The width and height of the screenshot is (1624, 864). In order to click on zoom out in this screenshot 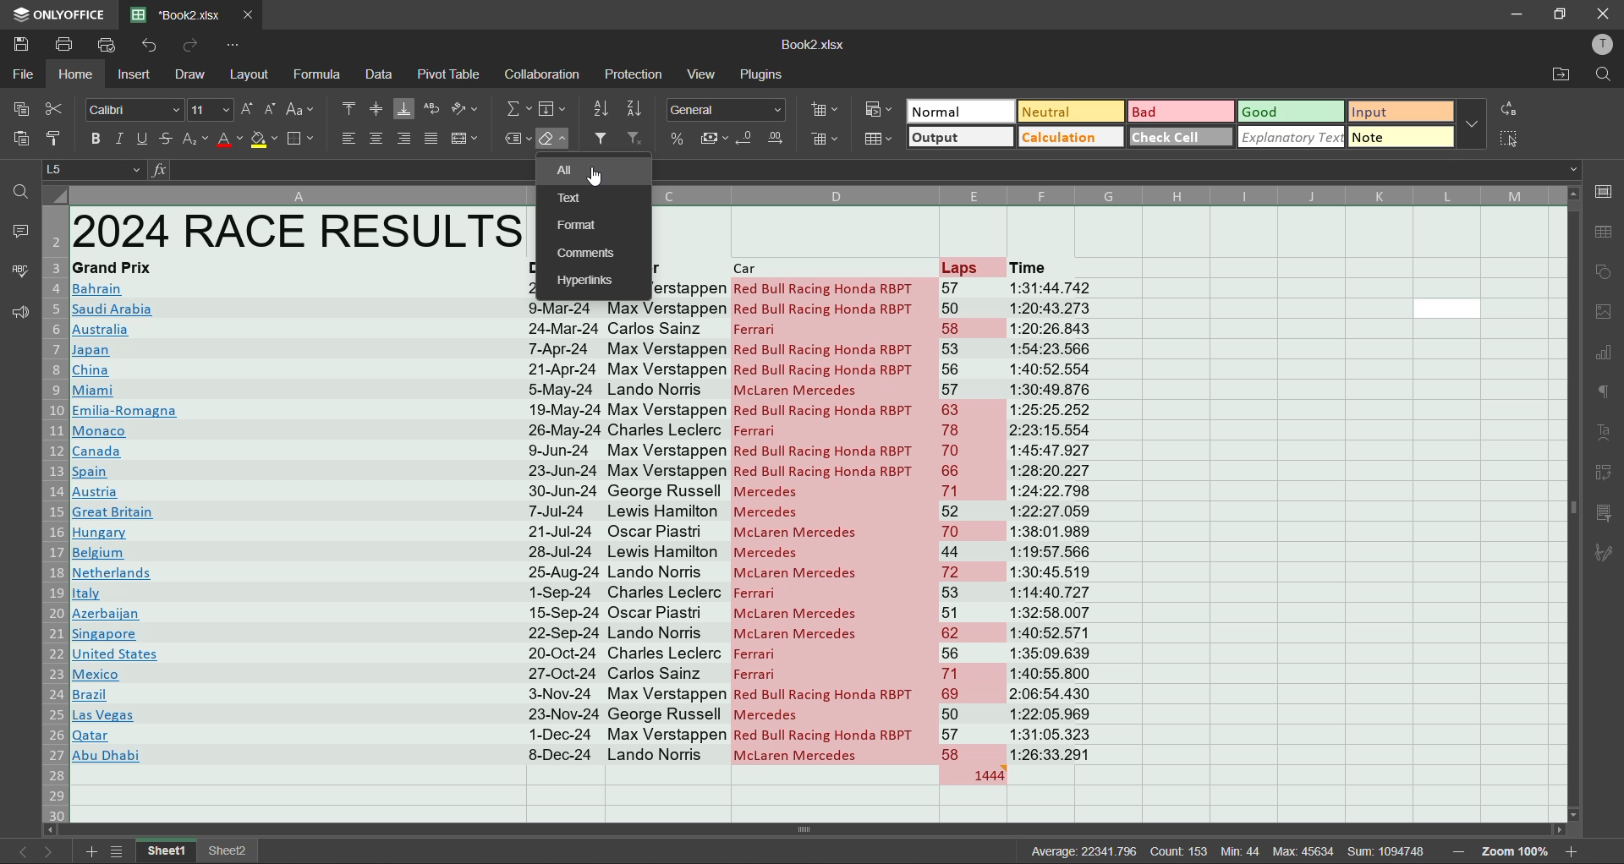, I will do `click(1460, 853)`.